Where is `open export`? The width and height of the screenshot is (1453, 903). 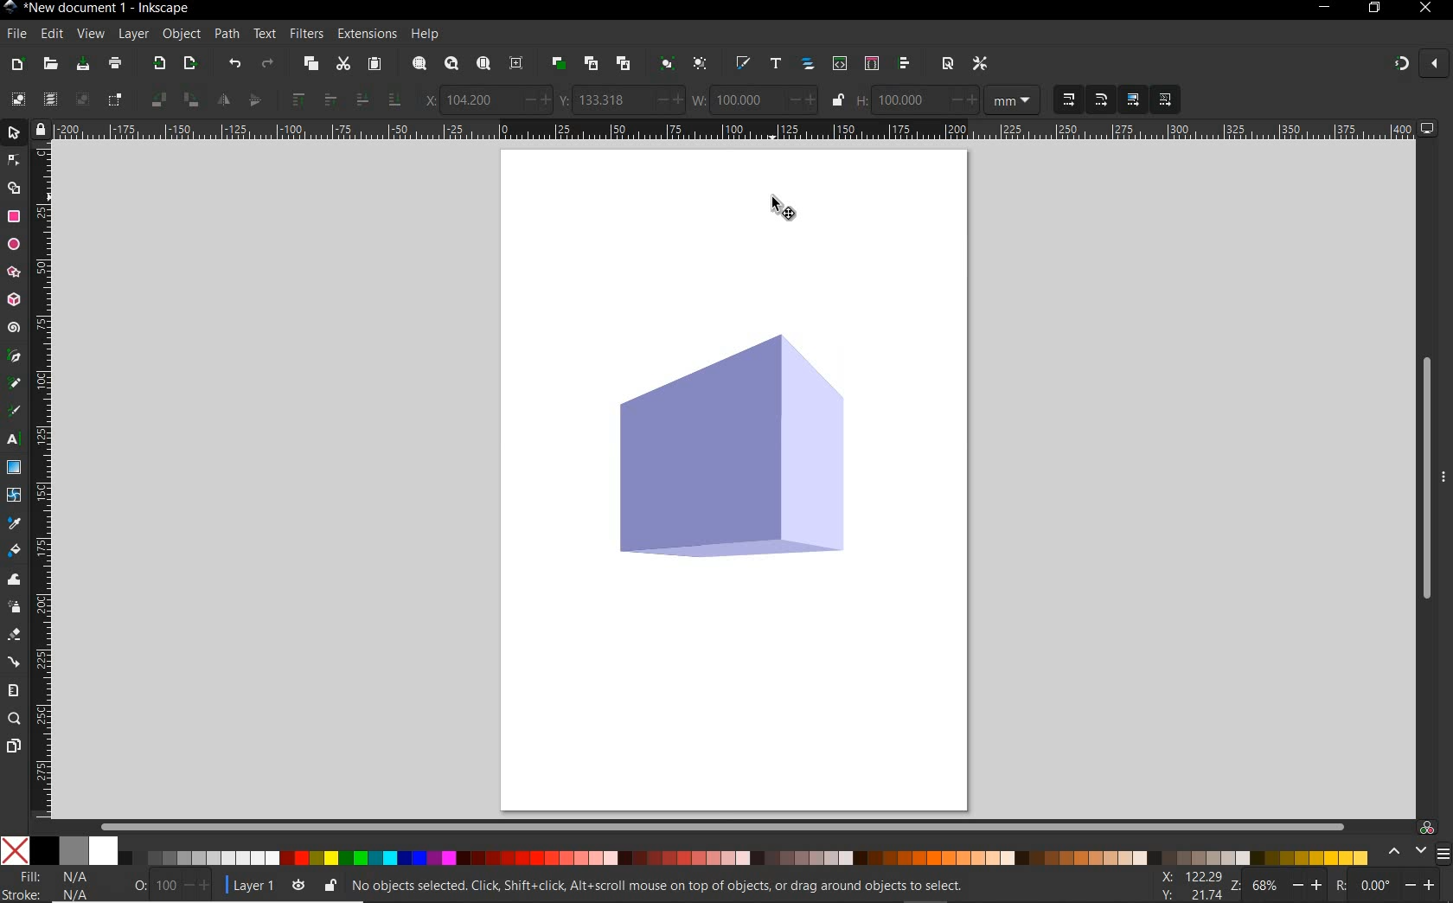 open export is located at coordinates (189, 62).